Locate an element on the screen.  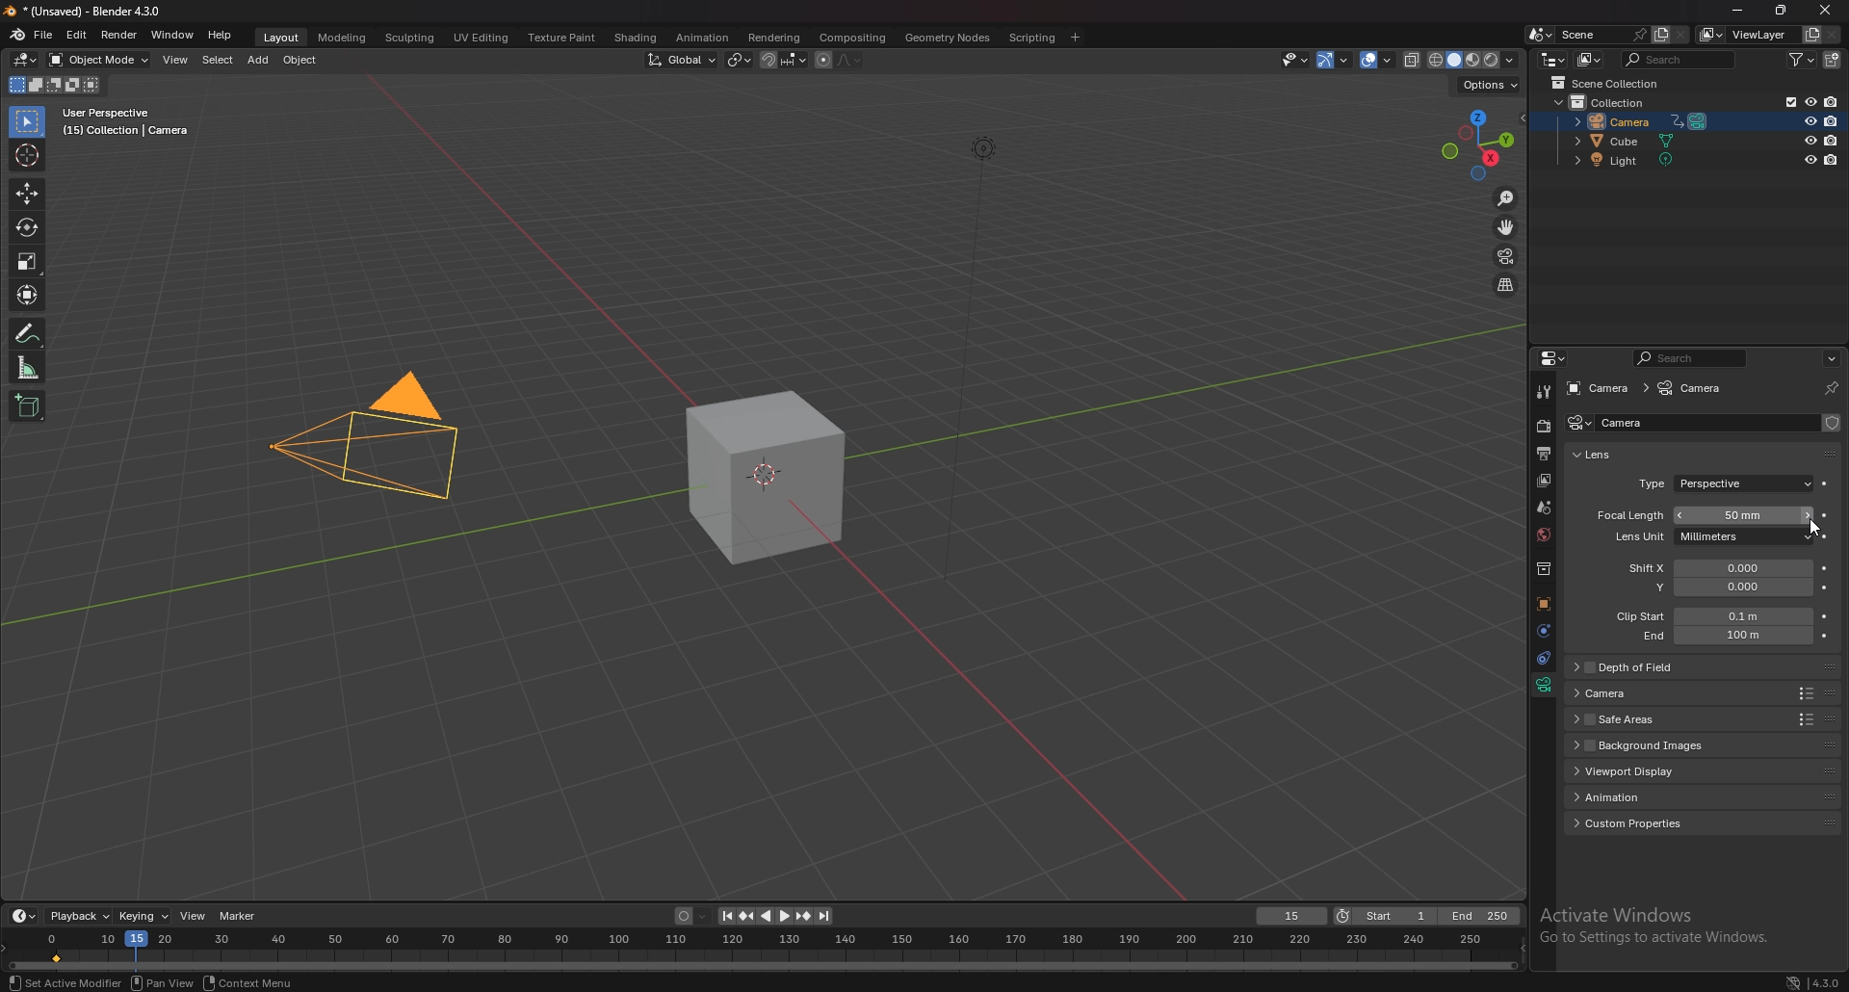
 is located at coordinates (1807, 693).